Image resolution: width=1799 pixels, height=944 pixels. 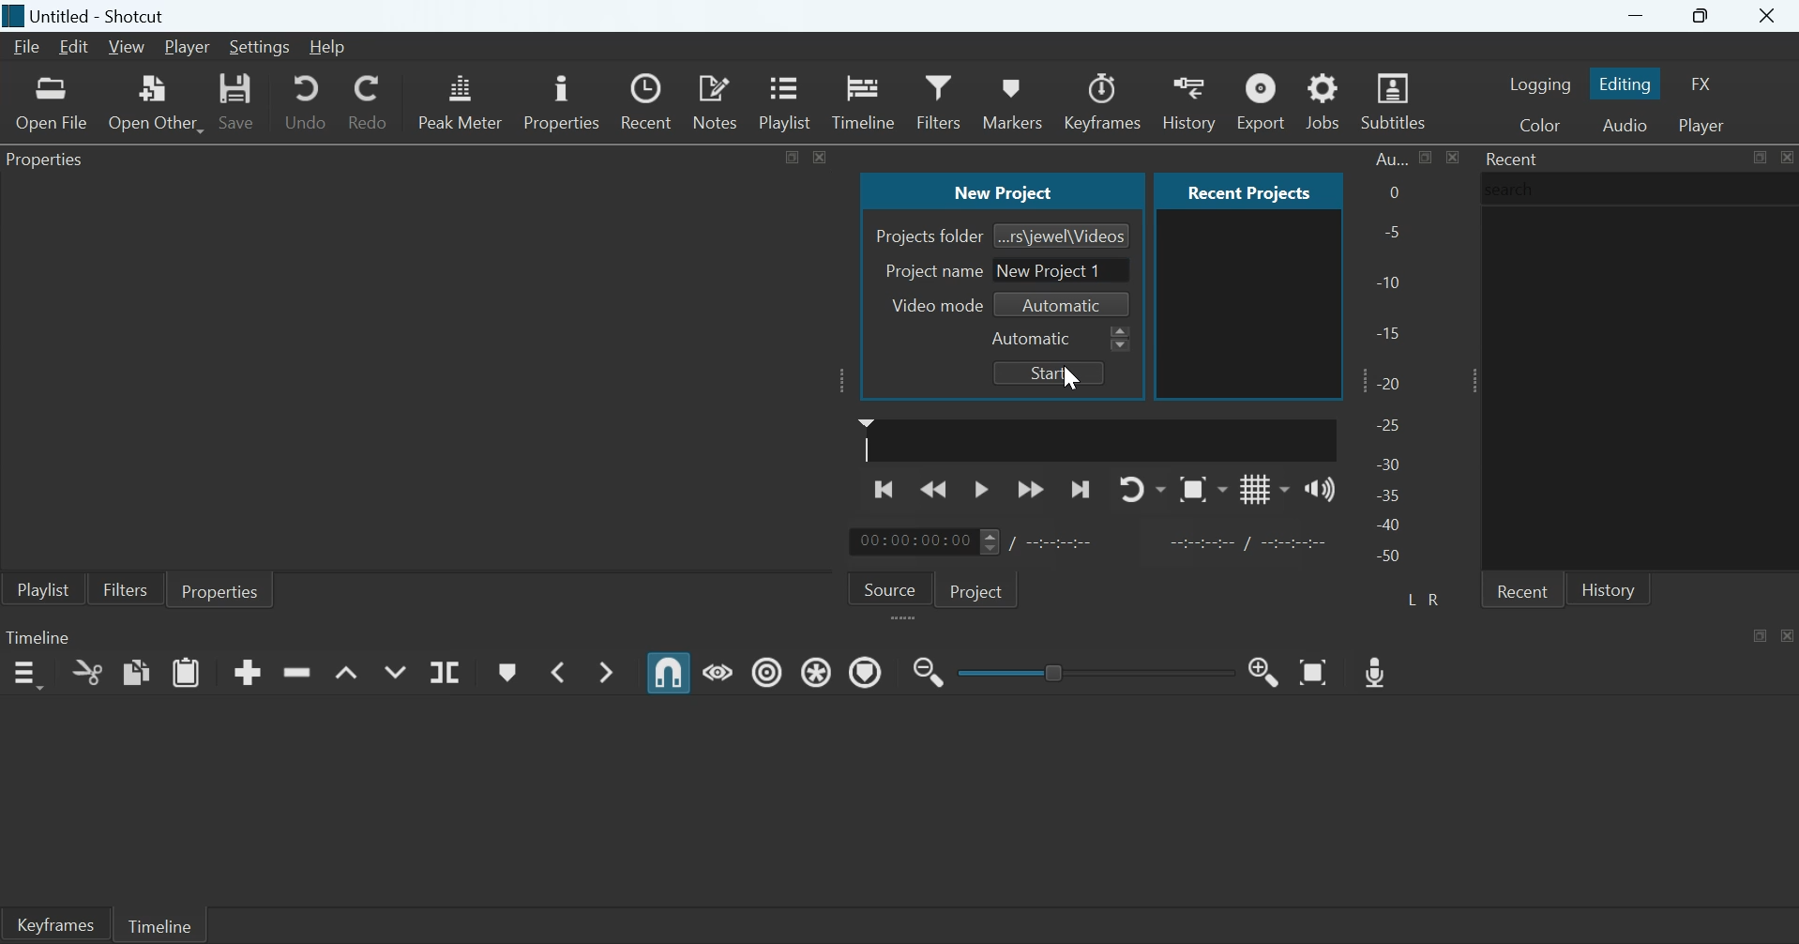 I want to click on Jobs, so click(x=1323, y=100).